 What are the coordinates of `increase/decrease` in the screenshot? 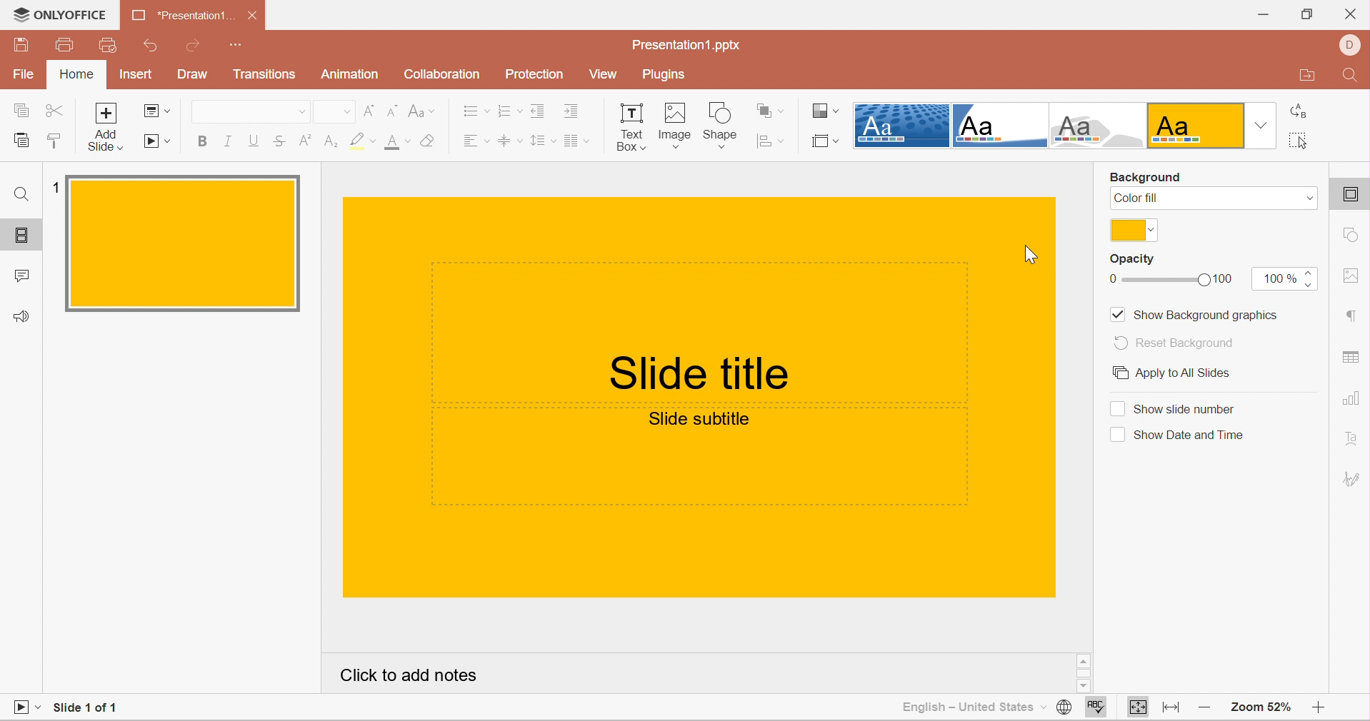 It's located at (1307, 279).